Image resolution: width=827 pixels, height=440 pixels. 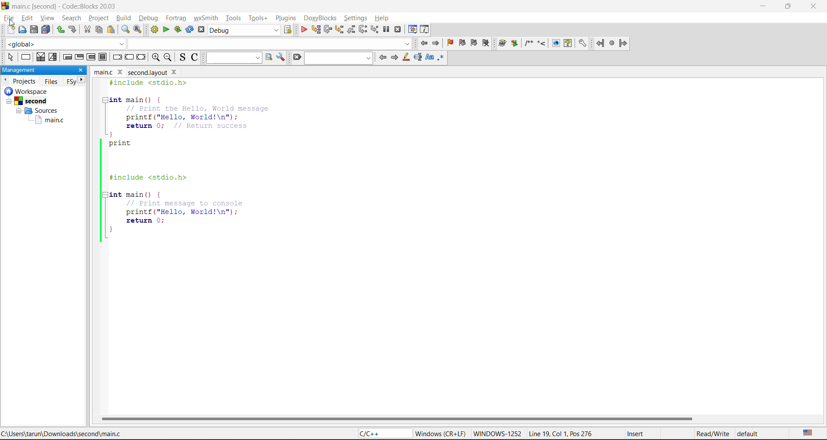 I want to click on text language, so click(x=808, y=434).